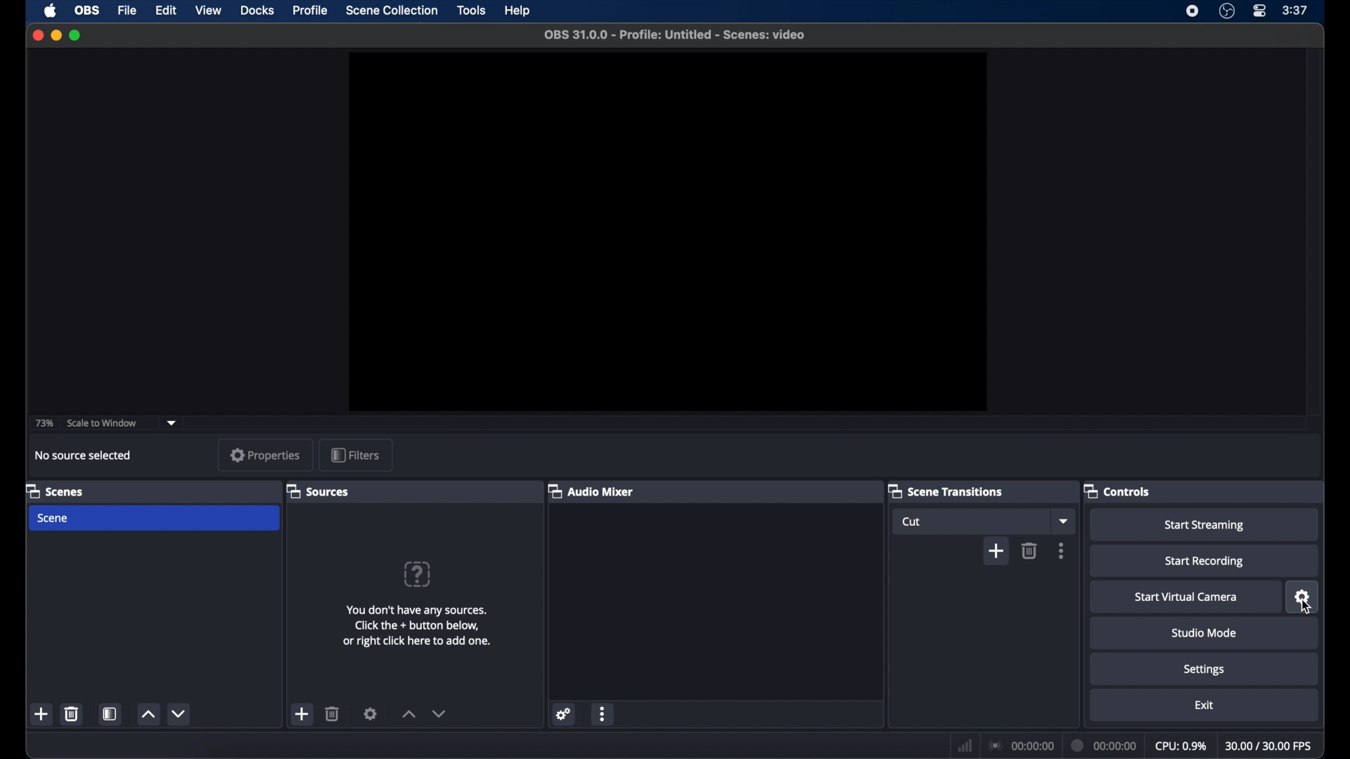  Describe the element at coordinates (87, 455) in the screenshot. I see `no source selected` at that location.